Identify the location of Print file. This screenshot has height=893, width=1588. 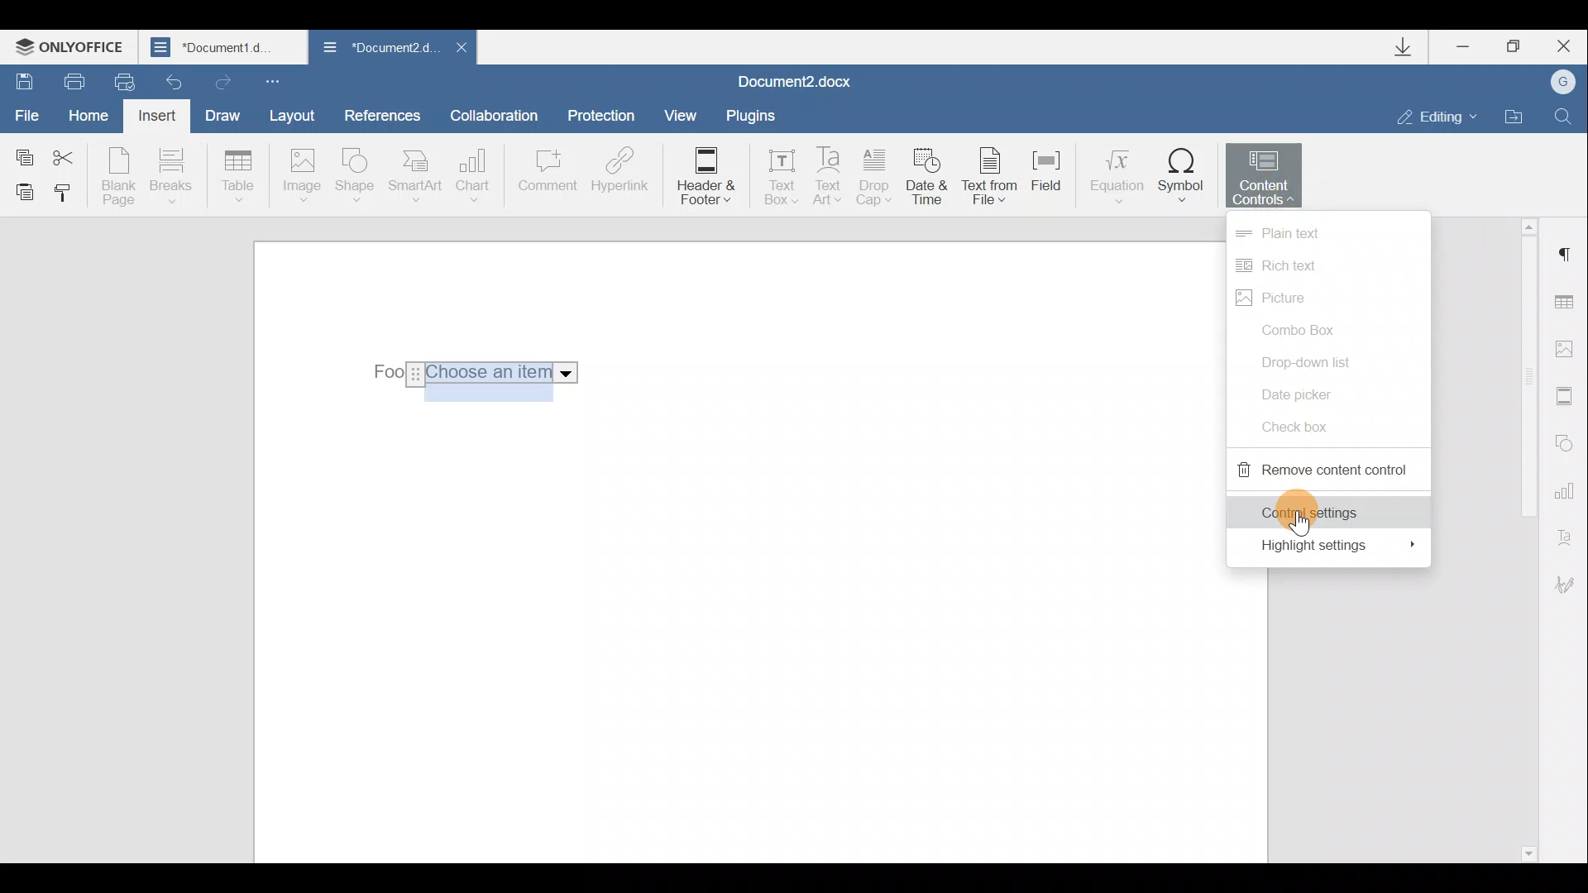
(65, 80).